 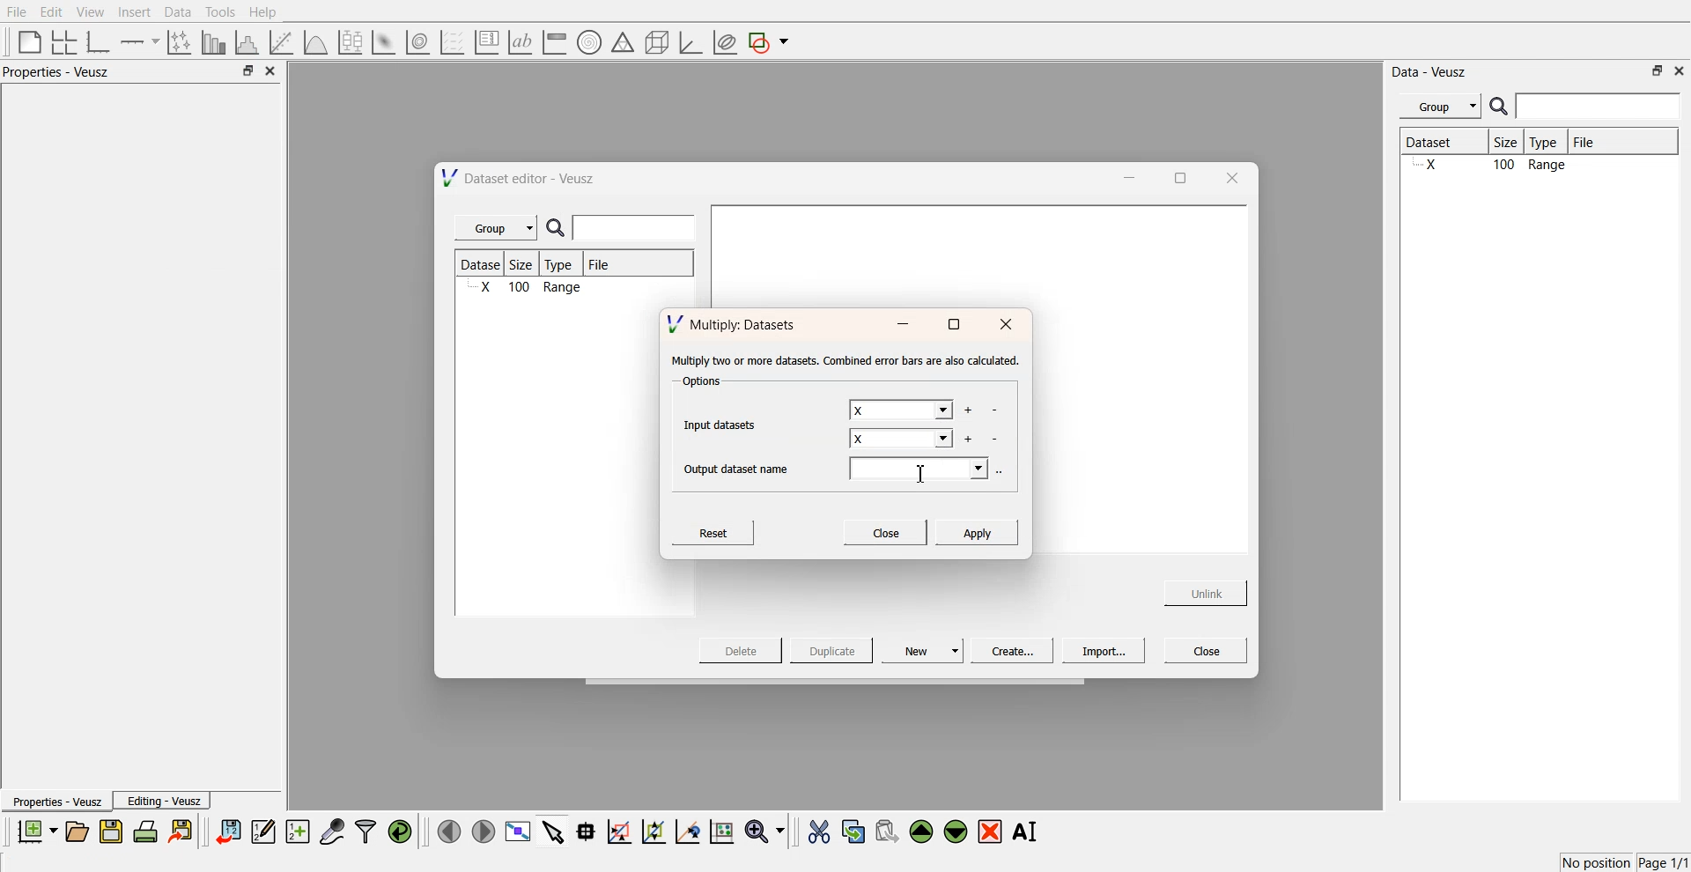 What do you see at coordinates (382, 41) in the screenshot?
I see `plot a 2d datasets as image` at bounding box center [382, 41].